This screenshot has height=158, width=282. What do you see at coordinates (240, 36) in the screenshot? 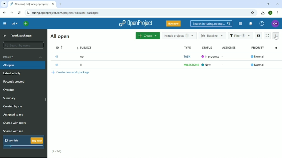
I see `Filter 1` at bounding box center [240, 36].